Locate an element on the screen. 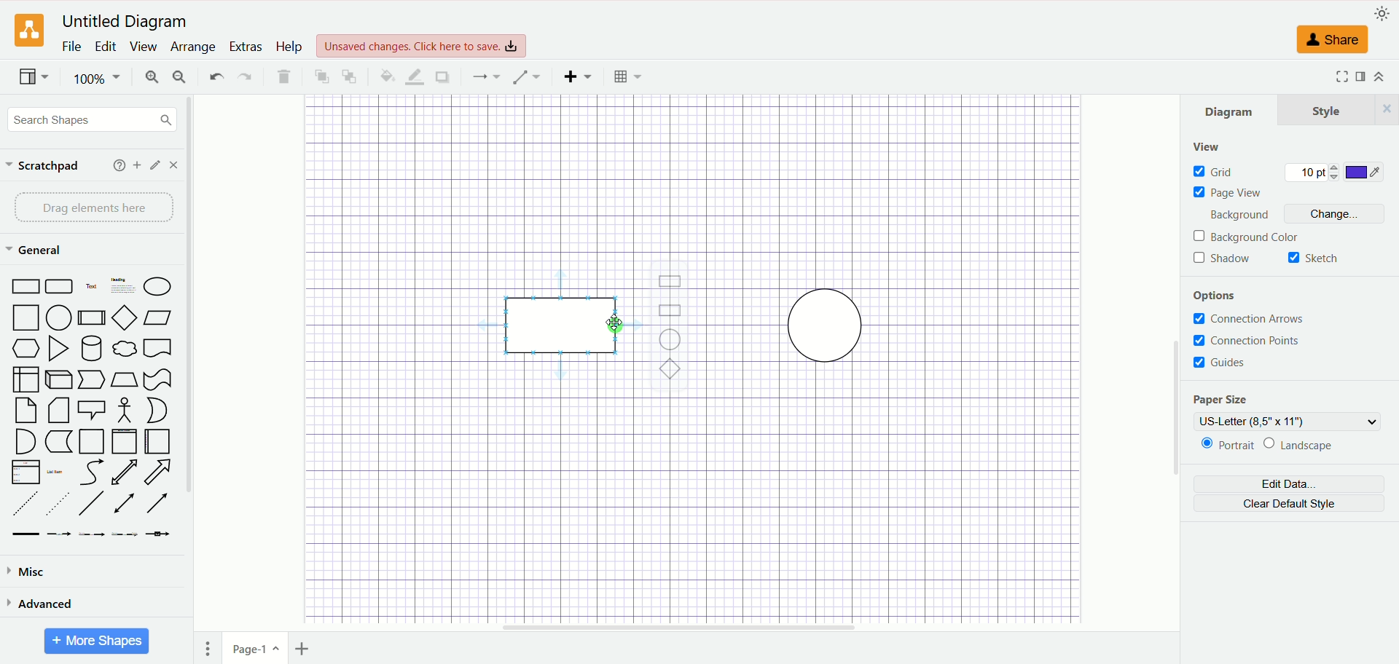 The width and height of the screenshot is (1399, 664). Divided Bar is located at coordinates (92, 317).